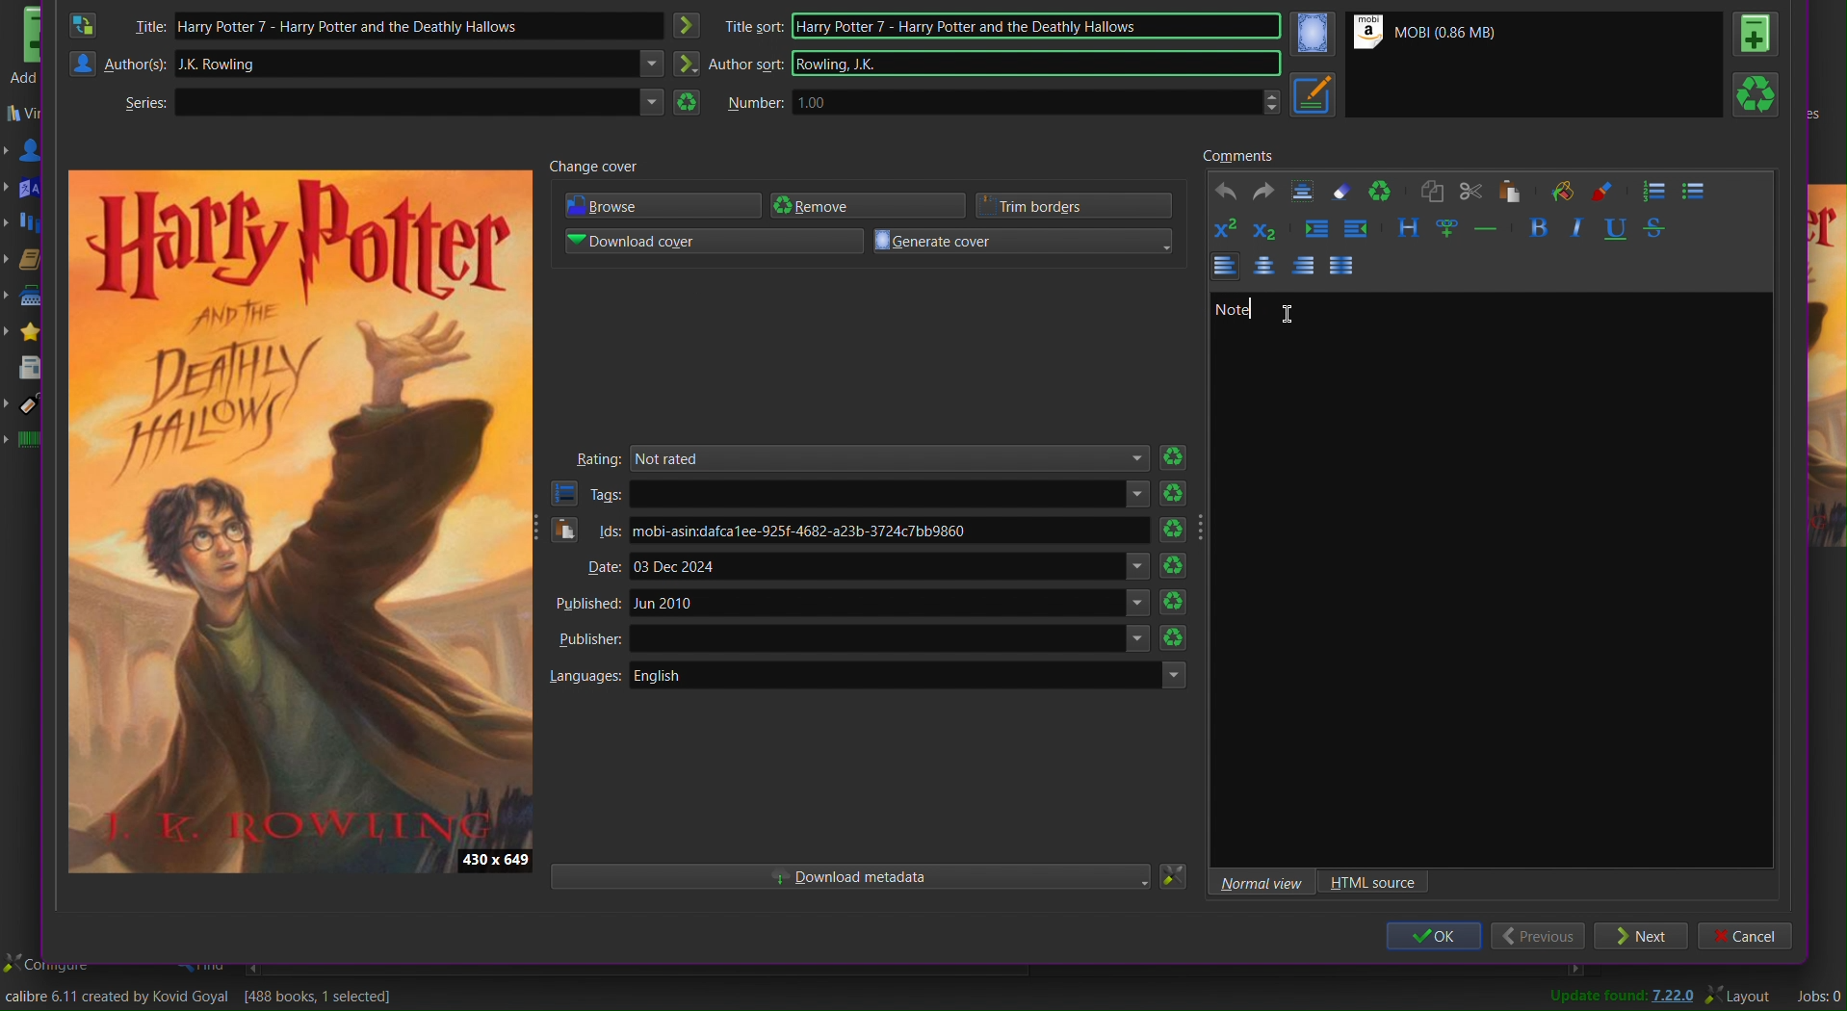 The height and width of the screenshot is (1011, 1847). What do you see at coordinates (586, 531) in the screenshot?
I see `Ids` at bounding box center [586, 531].